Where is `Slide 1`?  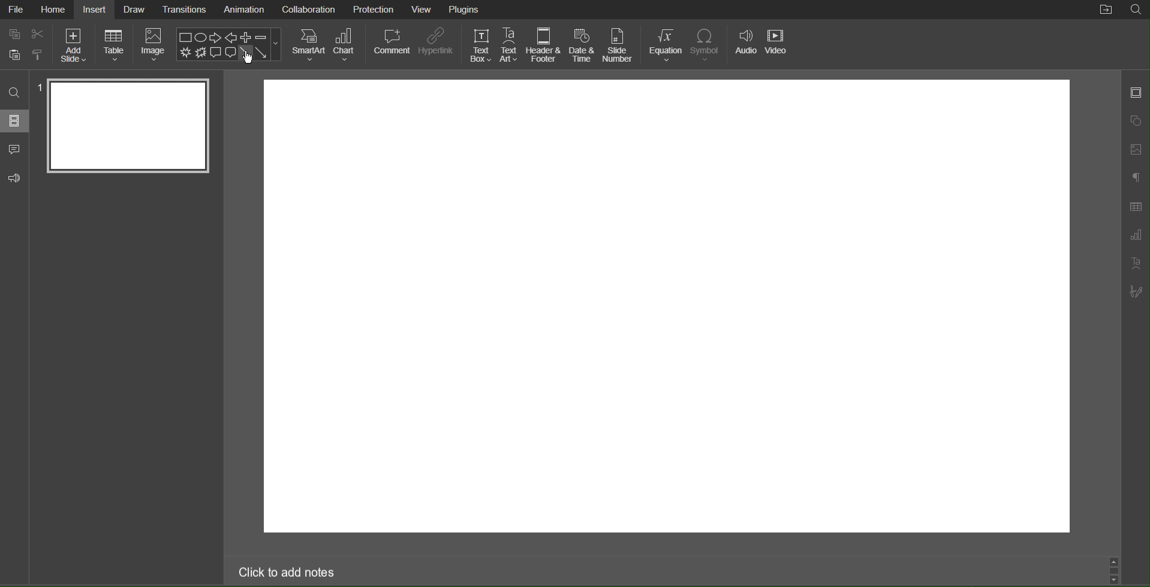 Slide 1 is located at coordinates (128, 126).